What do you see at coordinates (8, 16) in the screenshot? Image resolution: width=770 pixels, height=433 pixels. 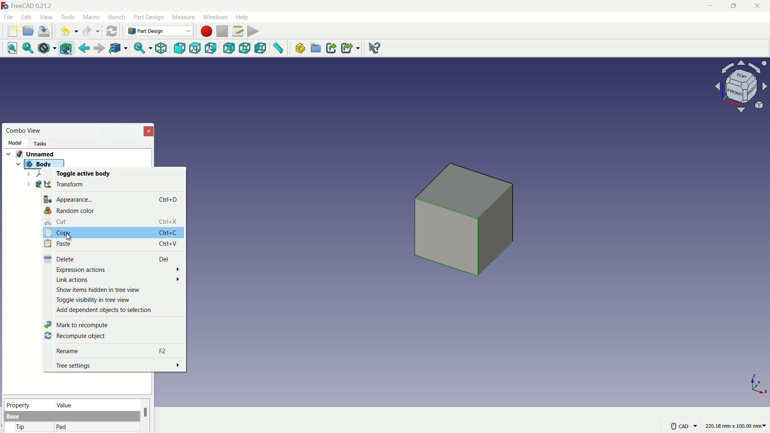 I see `file` at bounding box center [8, 16].